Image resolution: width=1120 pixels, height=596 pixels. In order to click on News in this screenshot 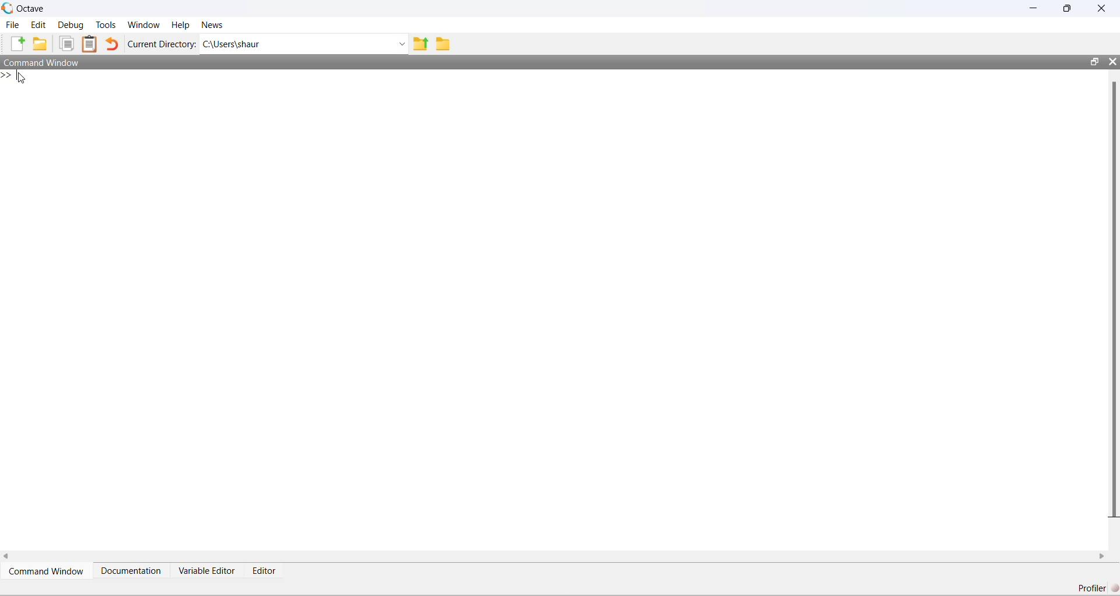, I will do `click(212, 24)`.